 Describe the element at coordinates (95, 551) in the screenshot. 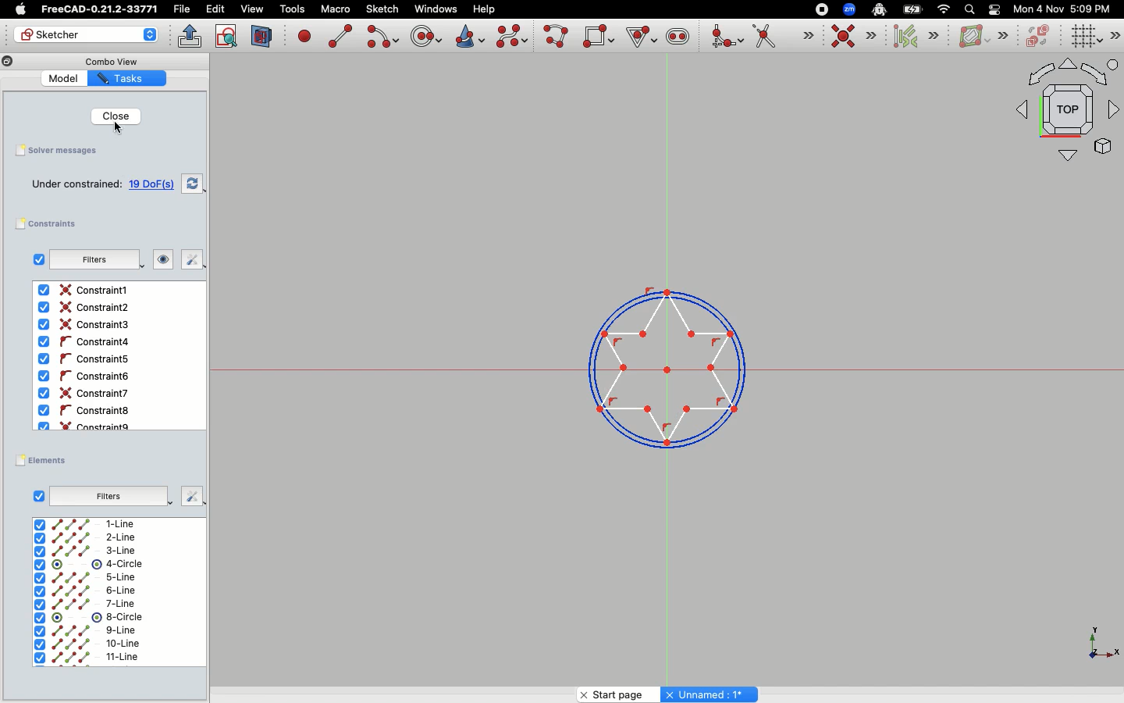

I see `3-Line` at that location.